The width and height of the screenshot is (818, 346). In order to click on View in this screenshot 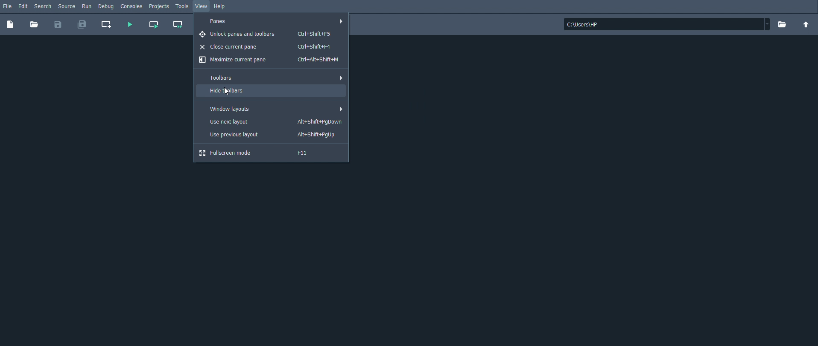, I will do `click(202, 6)`.